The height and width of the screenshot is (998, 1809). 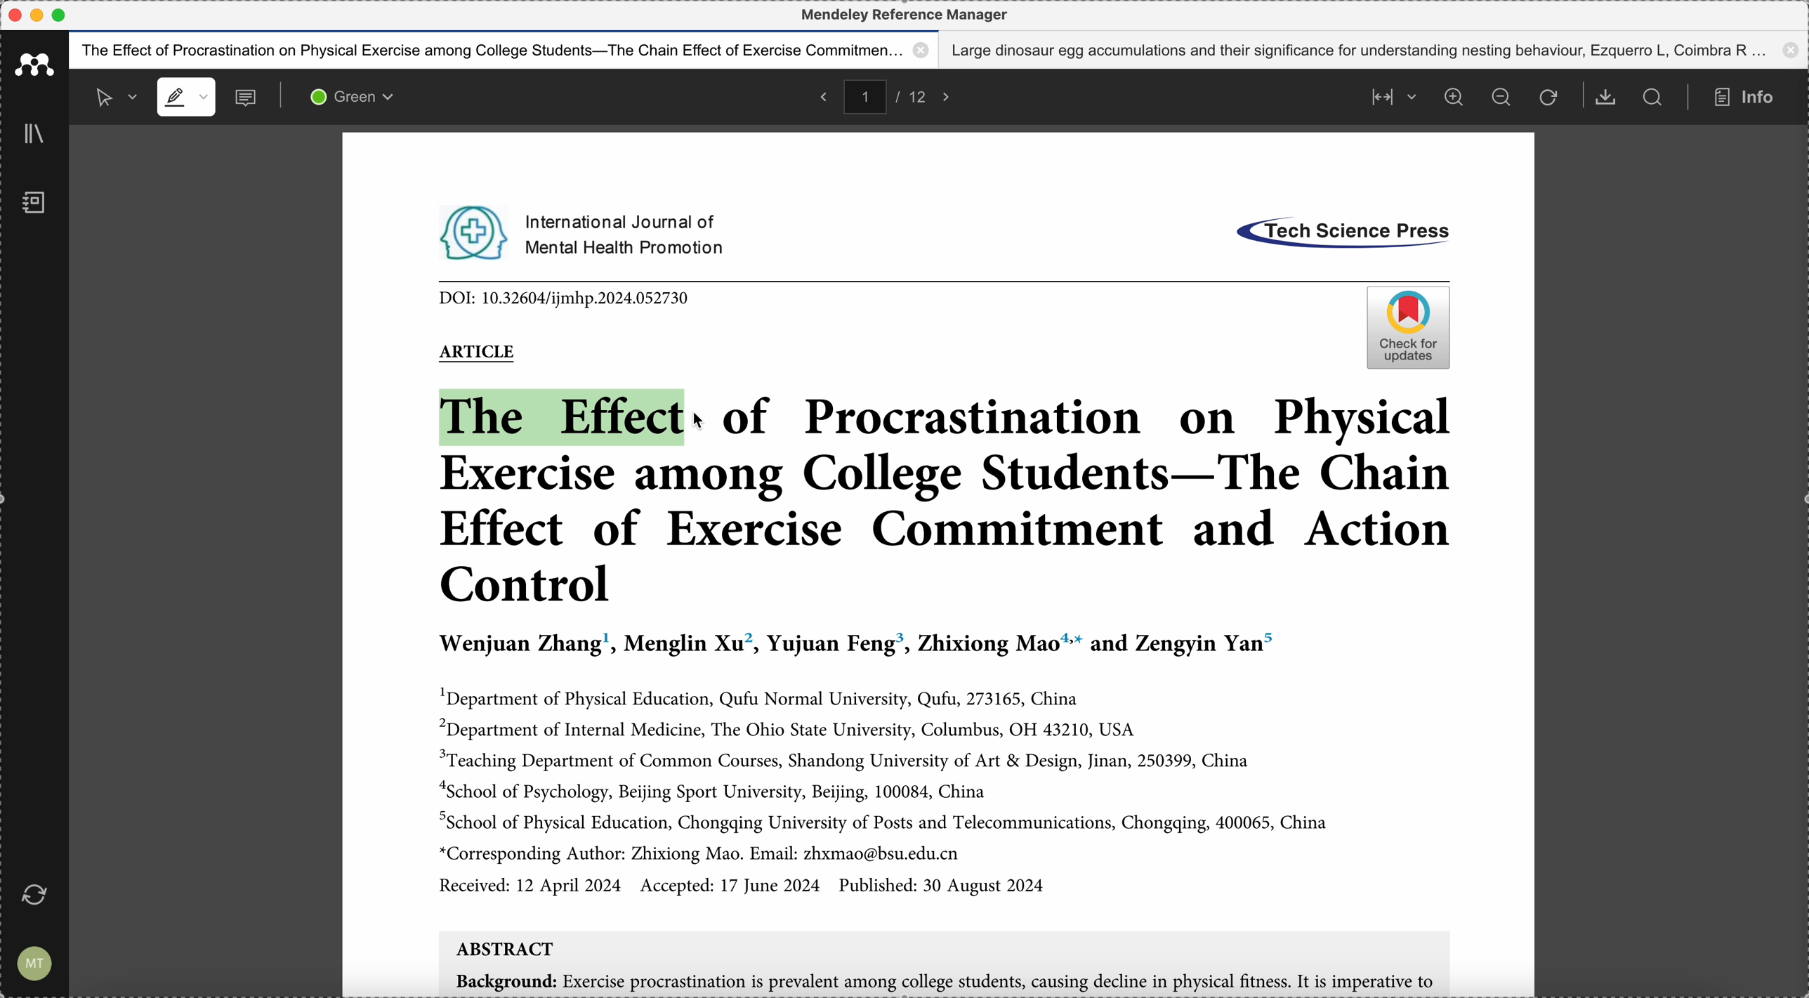 I want to click on pdf opened, so click(x=527, y=261).